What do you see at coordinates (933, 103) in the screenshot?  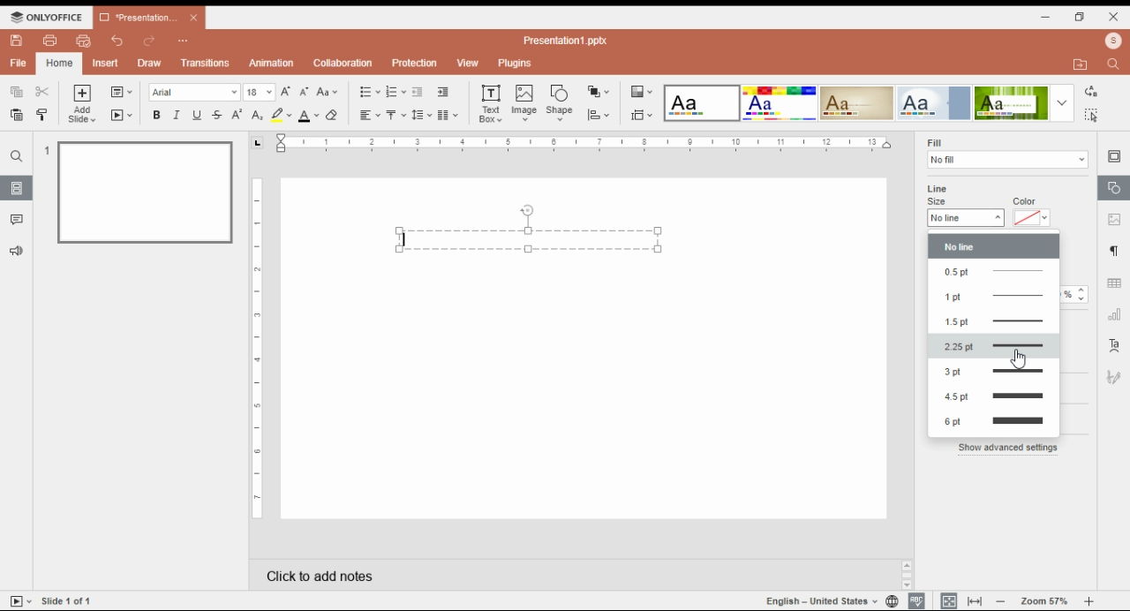 I see `color theme` at bounding box center [933, 103].